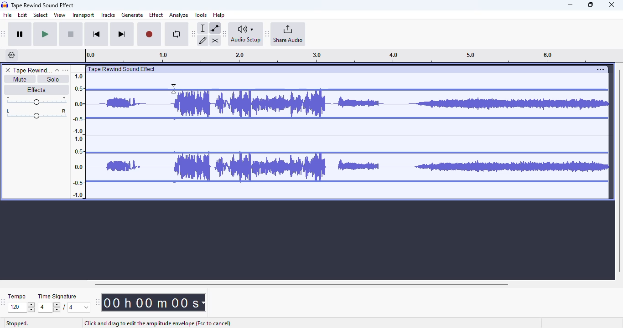  Describe the element at coordinates (32, 71) in the screenshot. I see `track name` at that location.